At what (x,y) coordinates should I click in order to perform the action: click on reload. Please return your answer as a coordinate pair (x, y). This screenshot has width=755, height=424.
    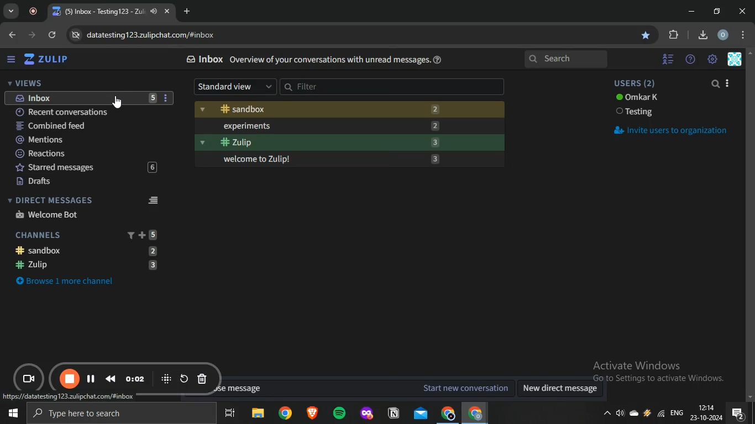
    Looking at the image, I should click on (53, 36).